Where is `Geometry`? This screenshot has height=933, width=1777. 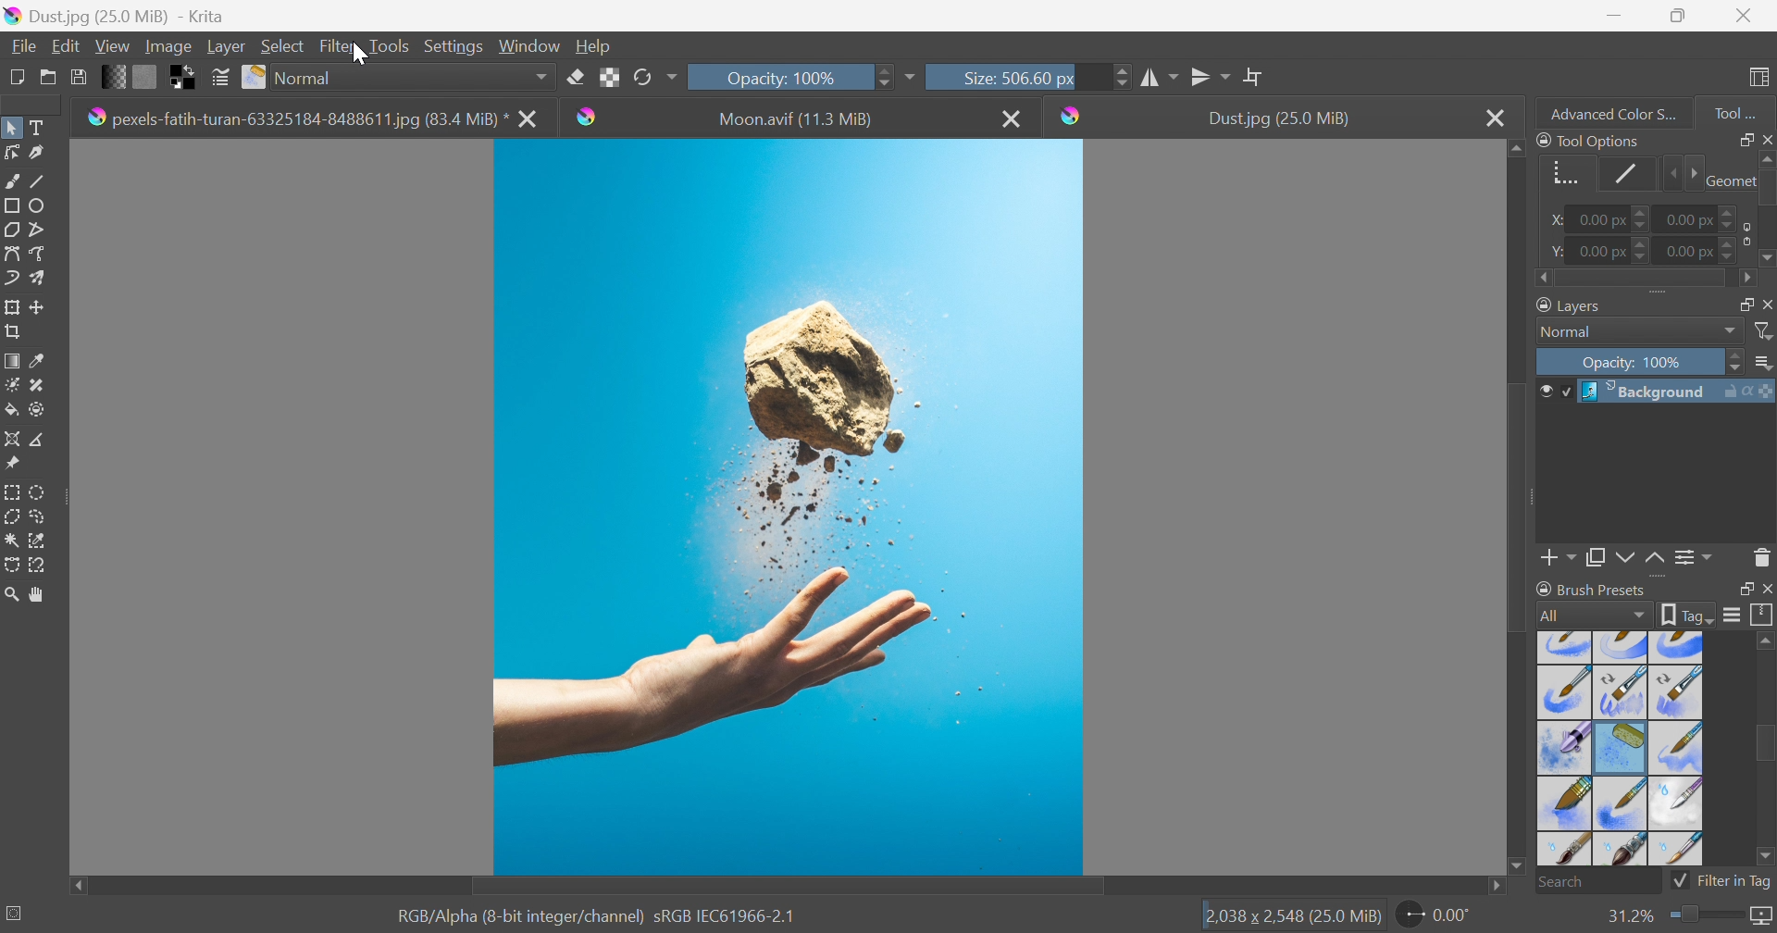 Geometry is located at coordinates (1560, 170).